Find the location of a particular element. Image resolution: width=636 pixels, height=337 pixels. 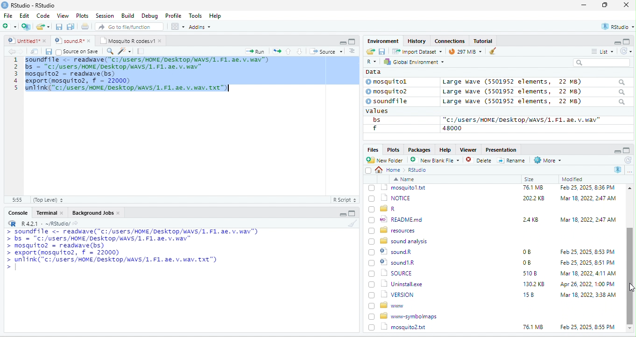

Packages is located at coordinates (421, 149).